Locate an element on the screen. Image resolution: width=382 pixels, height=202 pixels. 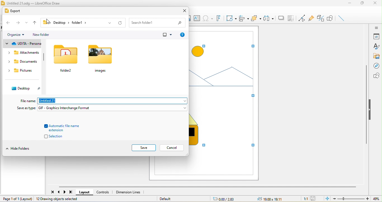
layout is located at coordinates (85, 192).